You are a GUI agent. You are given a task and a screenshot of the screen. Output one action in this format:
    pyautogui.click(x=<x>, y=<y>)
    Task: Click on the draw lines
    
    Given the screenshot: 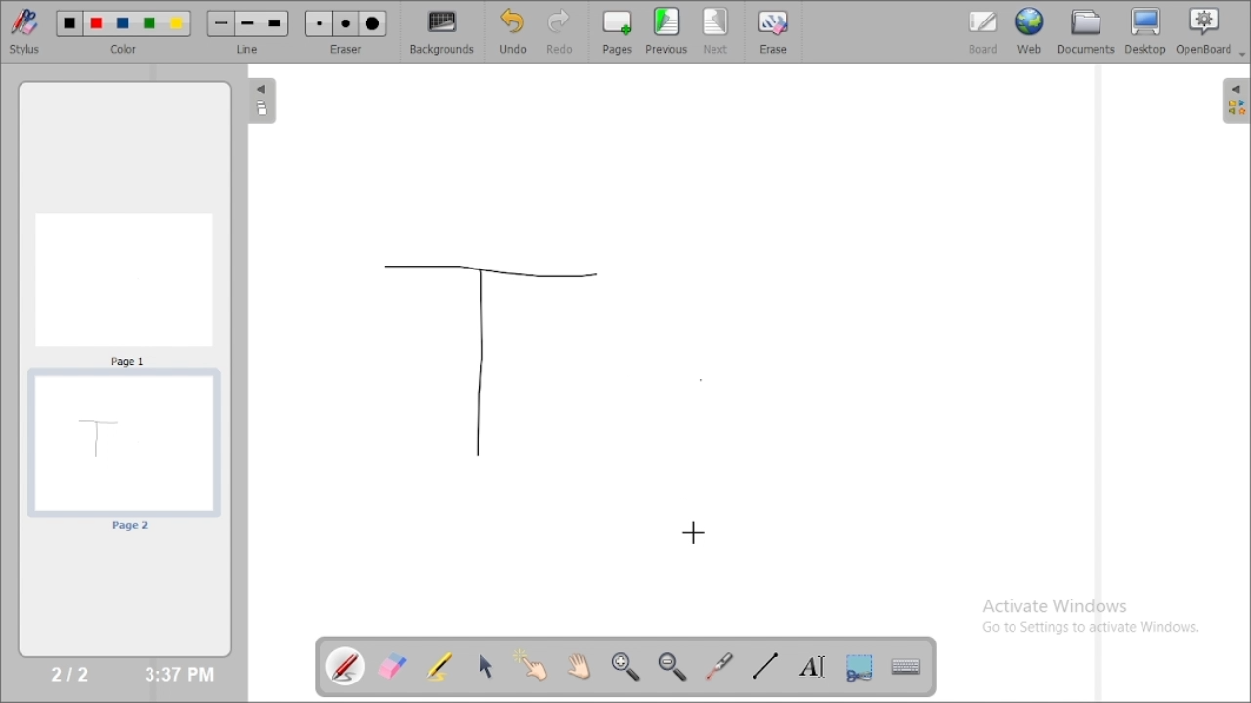 What is the action you would take?
    pyautogui.click(x=764, y=665)
    